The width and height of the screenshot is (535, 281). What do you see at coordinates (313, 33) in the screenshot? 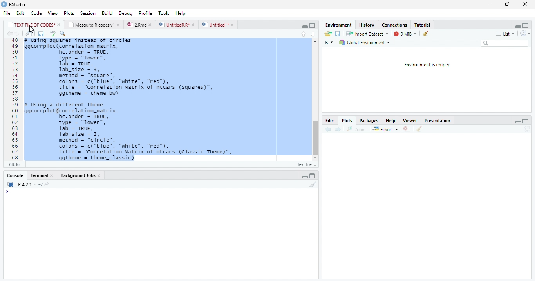
I see `go to next section/chunk` at bounding box center [313, 33].